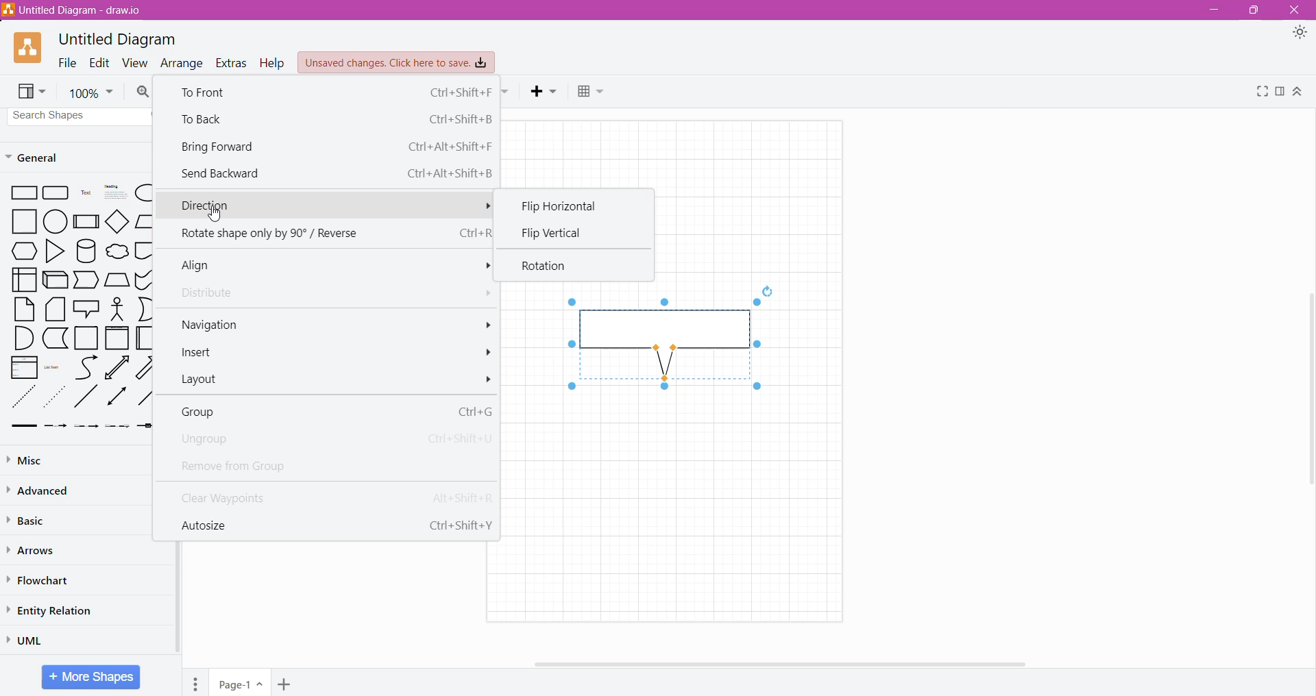  Describe the element at coordinates (90, 91) in the screenshot. I see `Zoom` at that location.